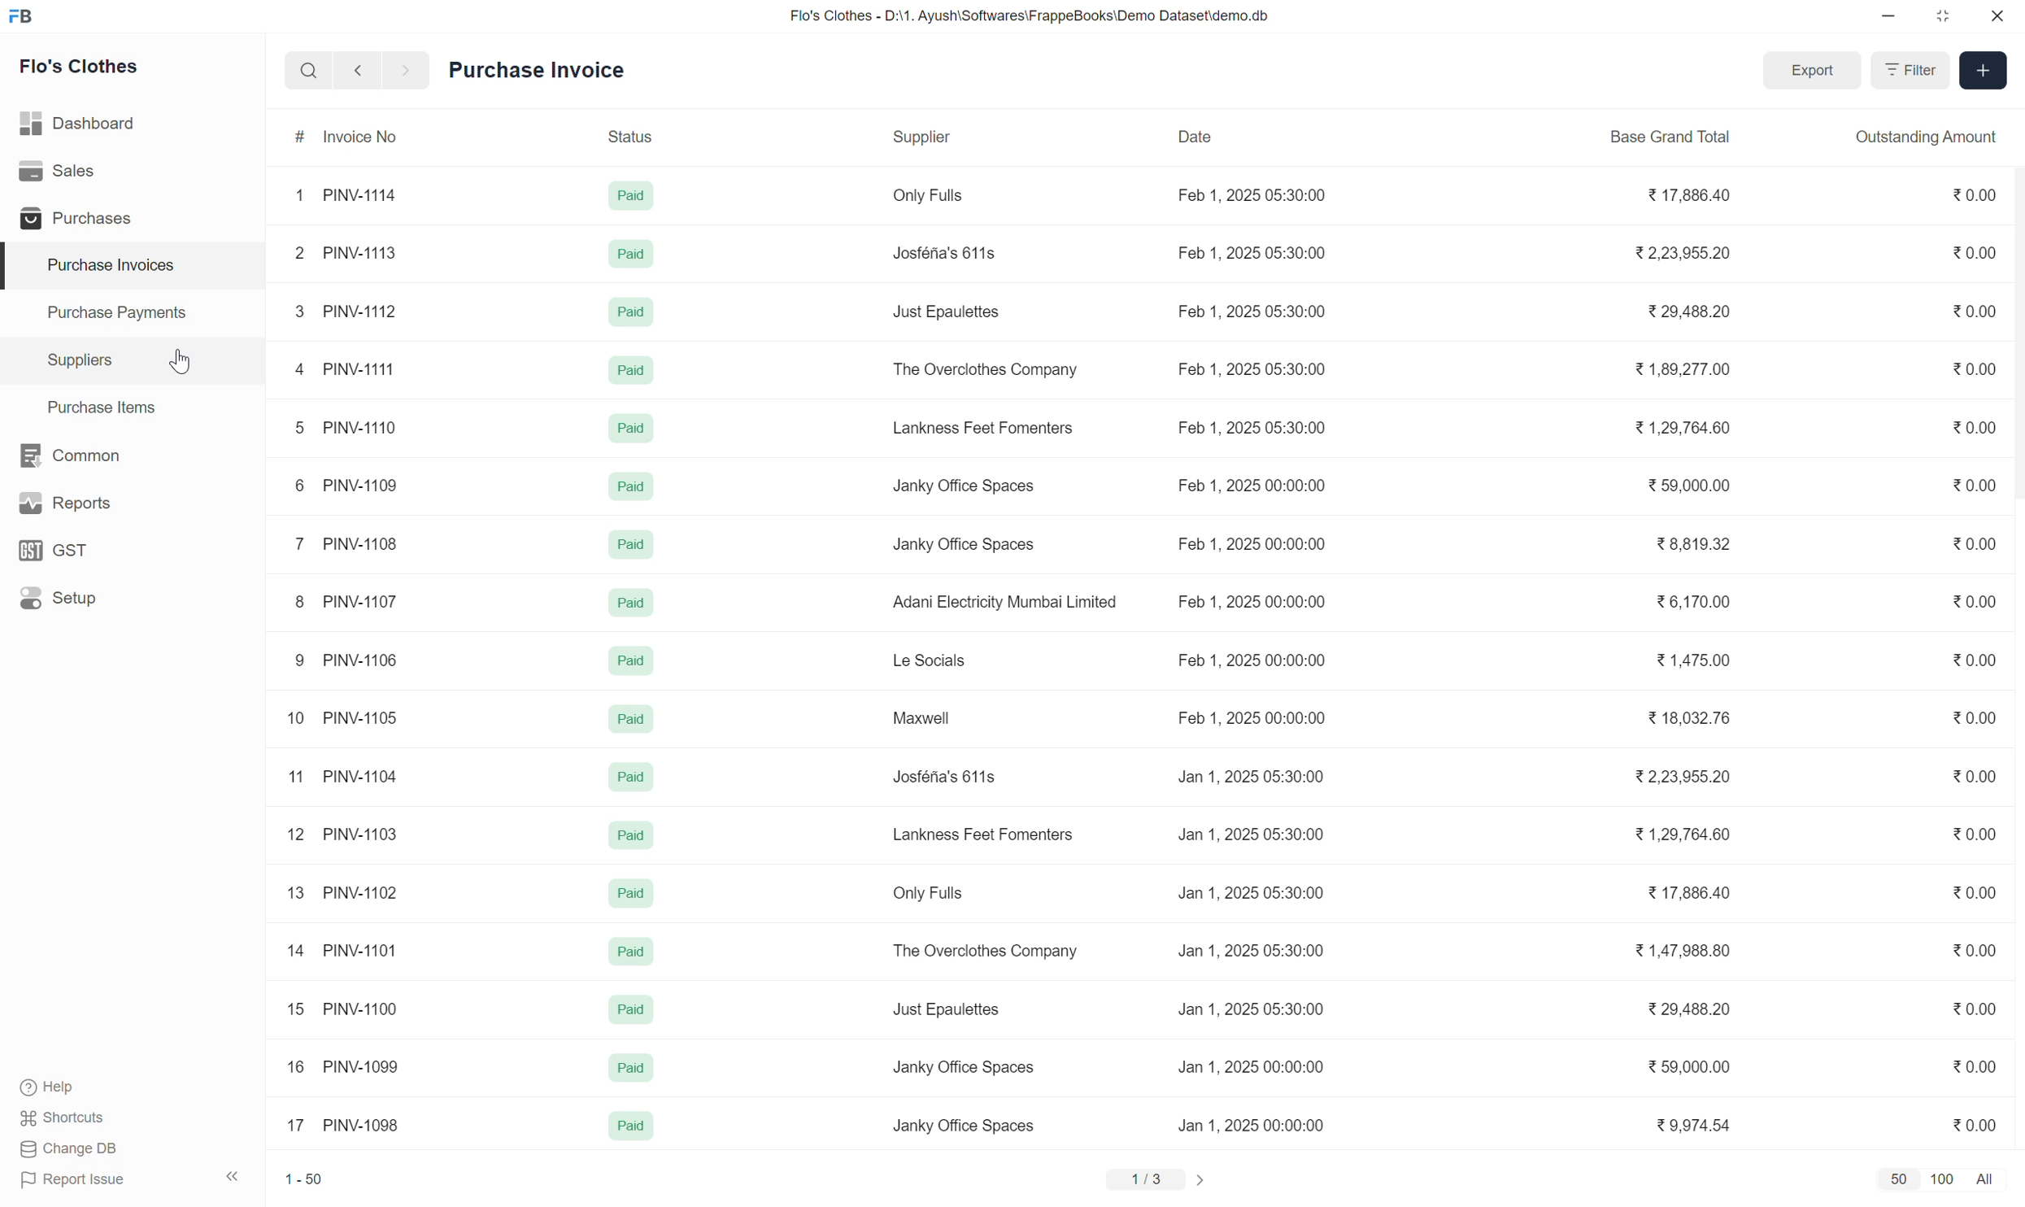 The height and width of the screenshot is (1207, 2025). Describe the element at coordinates (344, 368) in the screenshot. I see `4 PINV-1111` at that location.